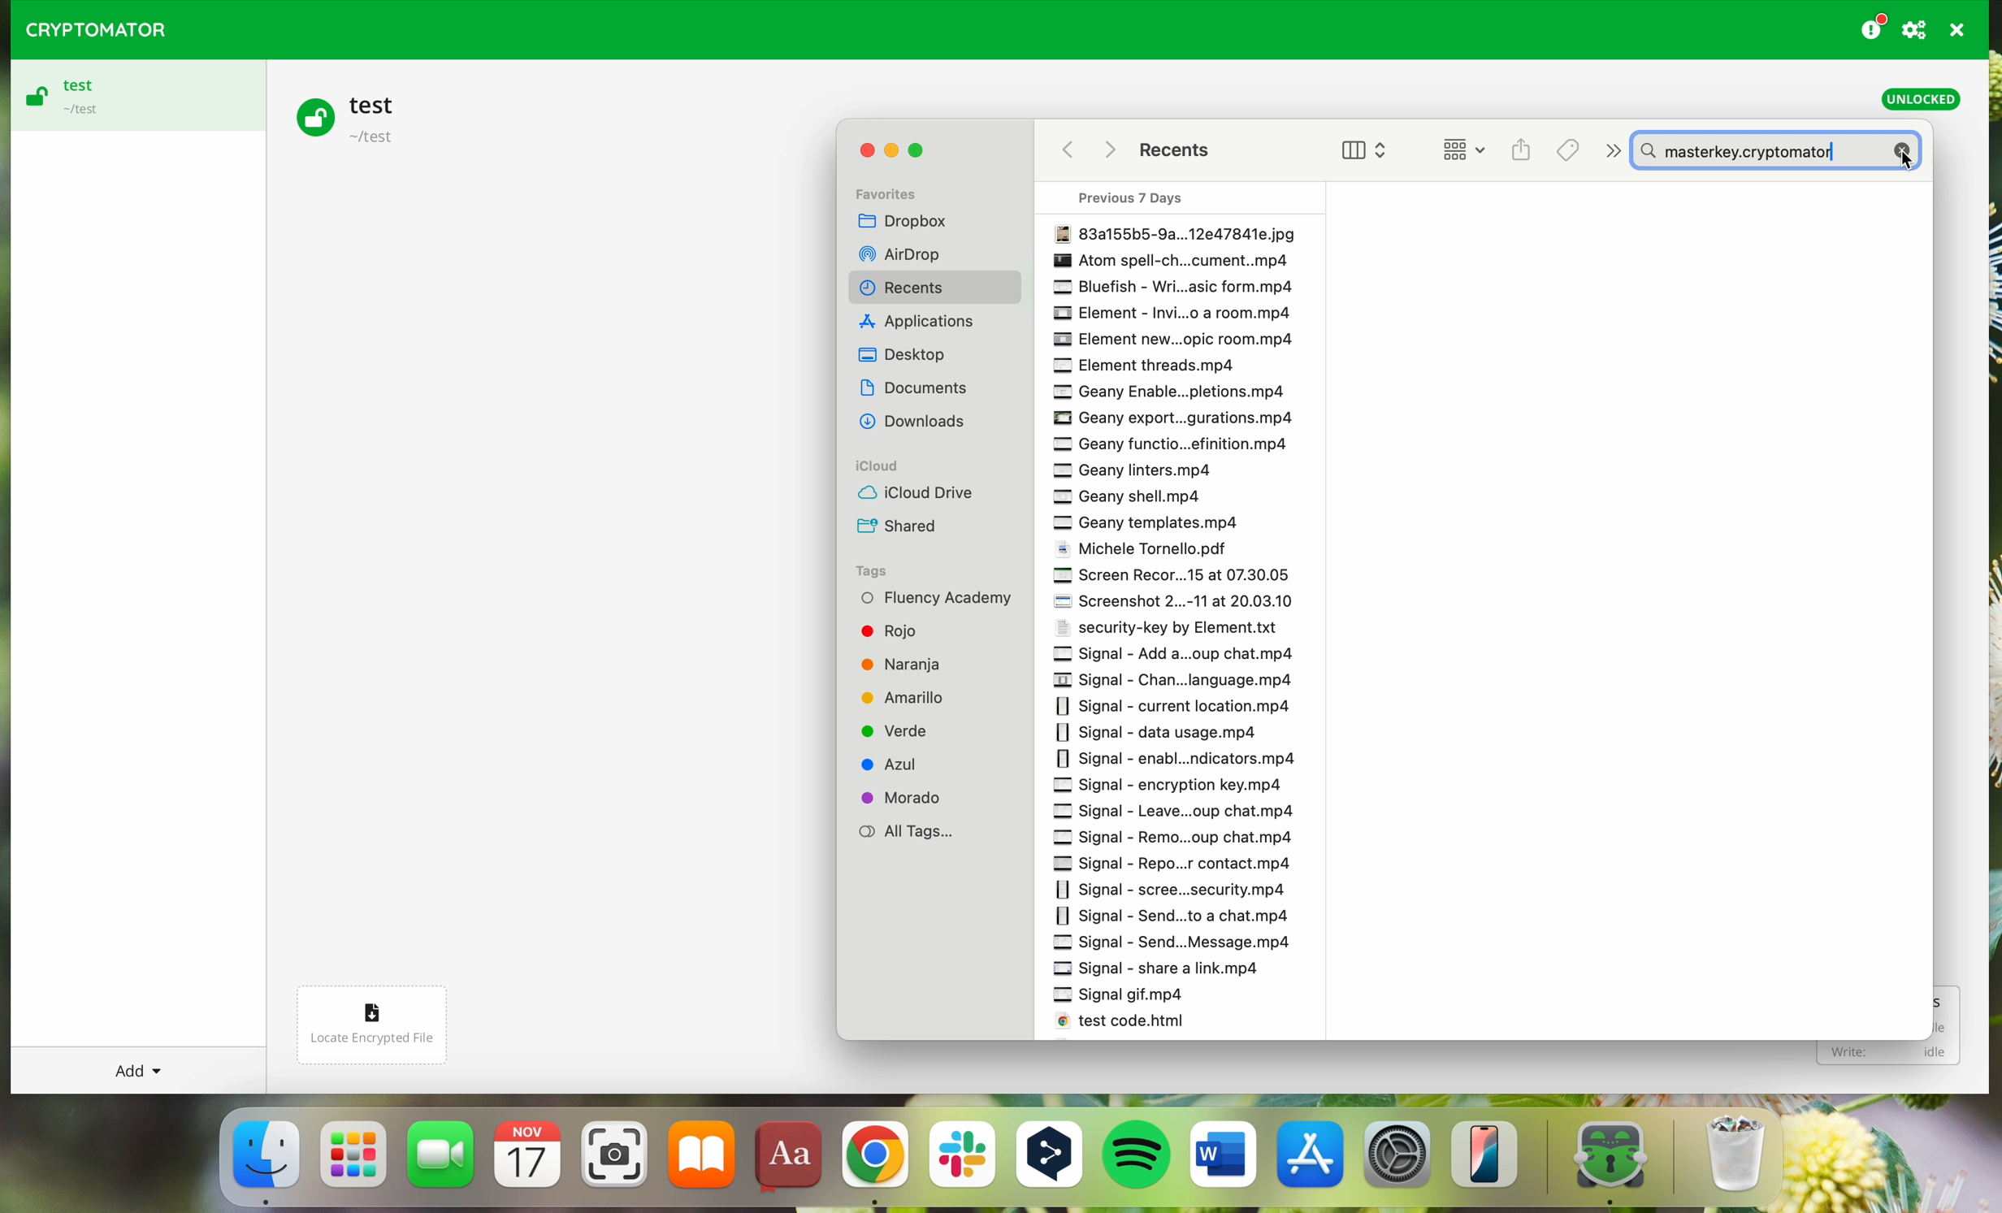 This screenshot has width=2002, height=1213. What do you see at coordinates (898, 189) in the screenshot?
I see `Favorites` at bounding box center [898, 189].